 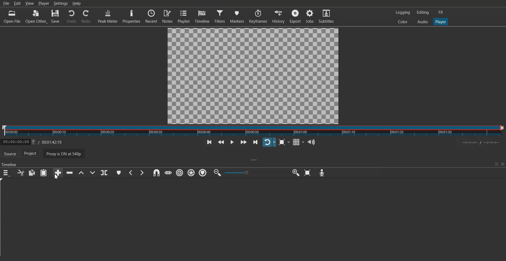 What do you see at coordinates (422, 21) in the screenshot?
I see `Audio` at bounding box center [422, 21].